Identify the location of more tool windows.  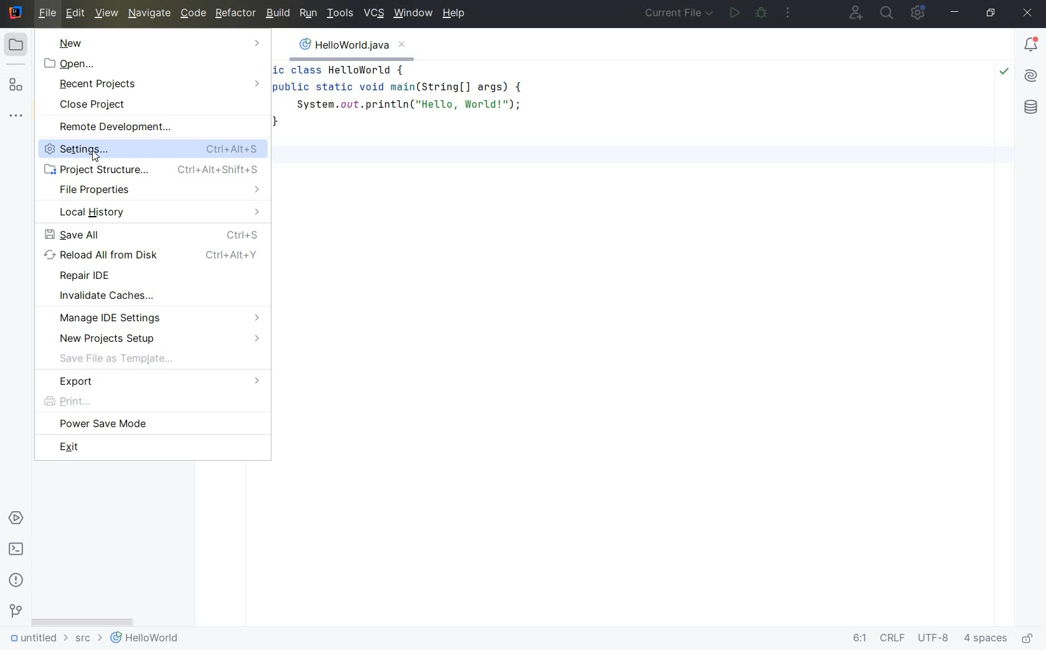
(18, 116).